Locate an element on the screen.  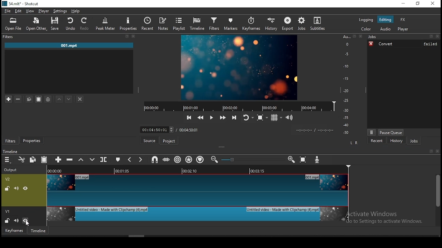
next marker is located at coordinates (139, 160).